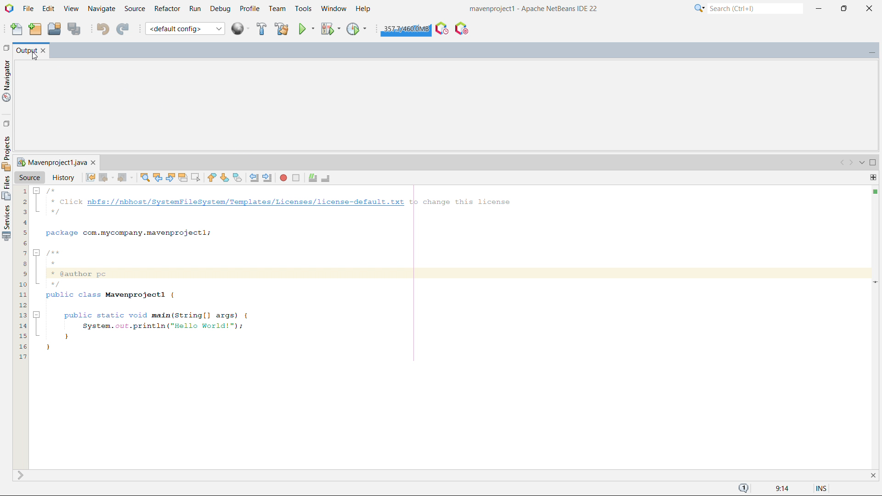 The image size is (882, 496). Describe the element at coordinates (20, 475) in the screenshot. I see `scroll` at that location.